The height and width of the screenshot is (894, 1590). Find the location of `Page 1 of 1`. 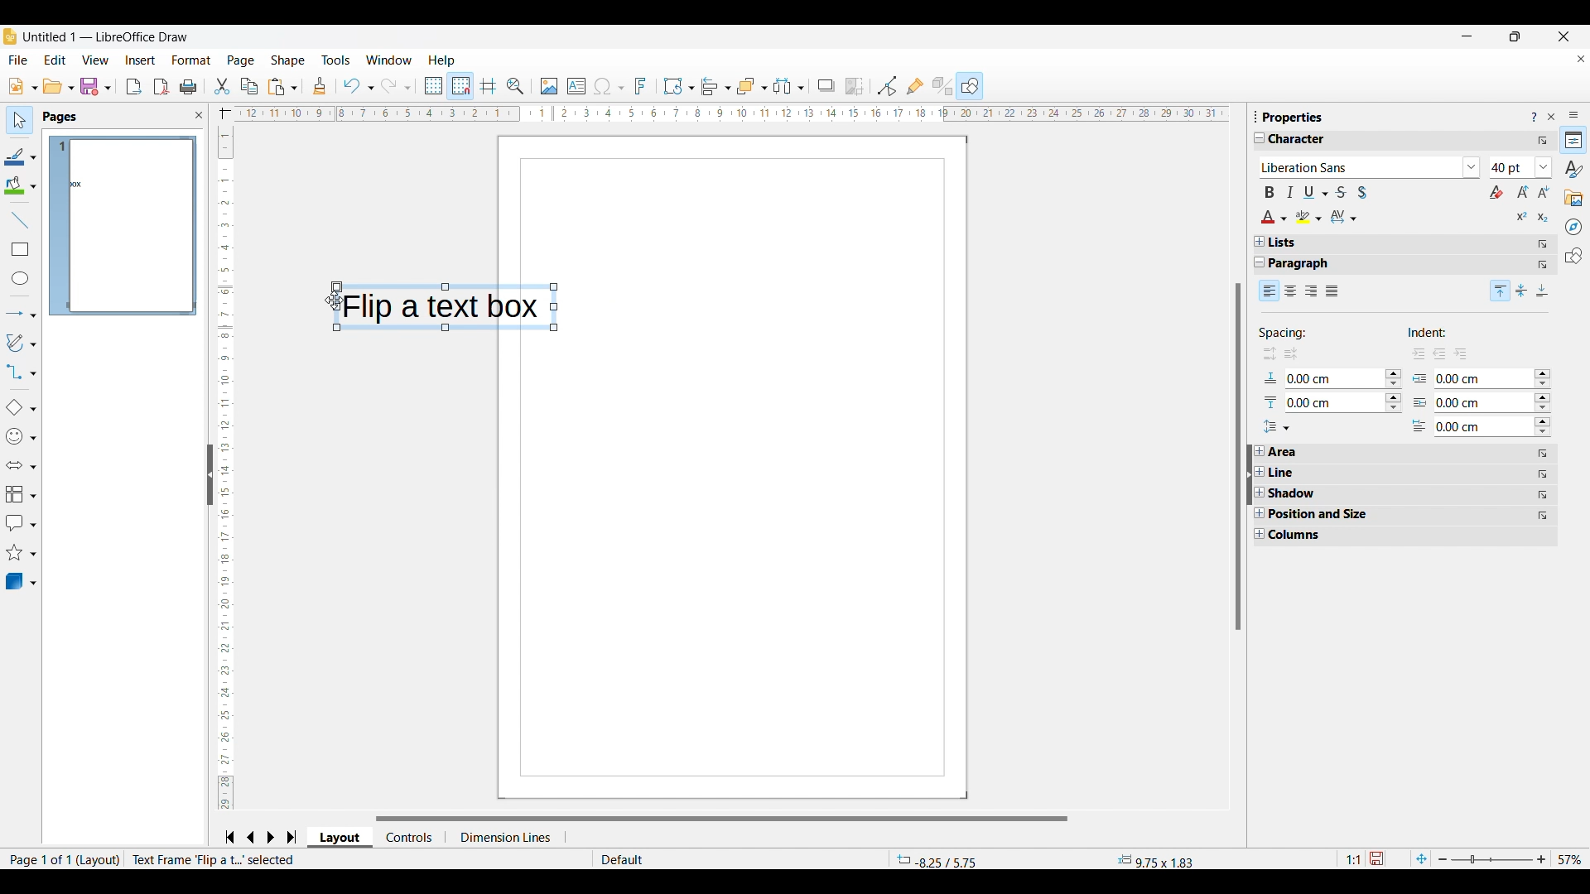

Page 1 of 1 is located at coordinates (36, 859).